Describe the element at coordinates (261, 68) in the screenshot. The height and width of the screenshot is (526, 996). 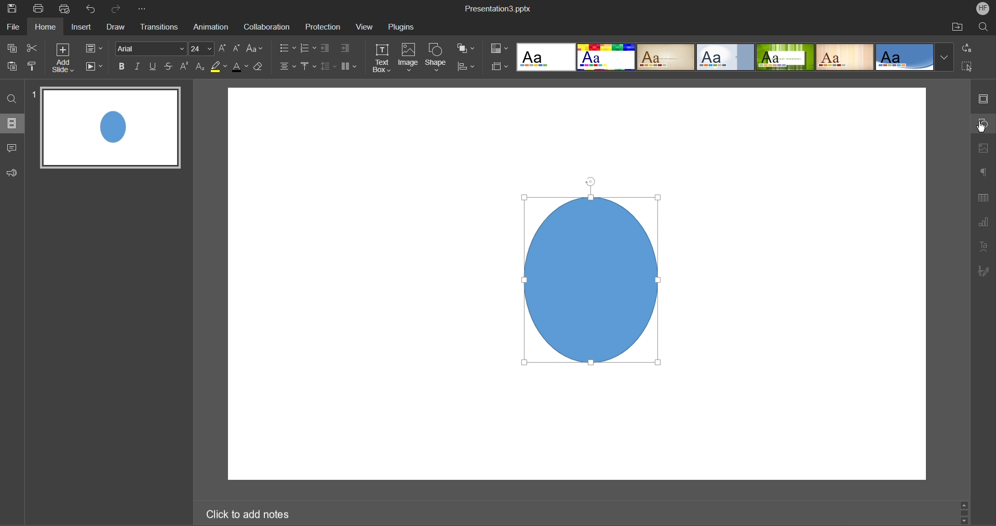
I see `Erase Style` at that location.